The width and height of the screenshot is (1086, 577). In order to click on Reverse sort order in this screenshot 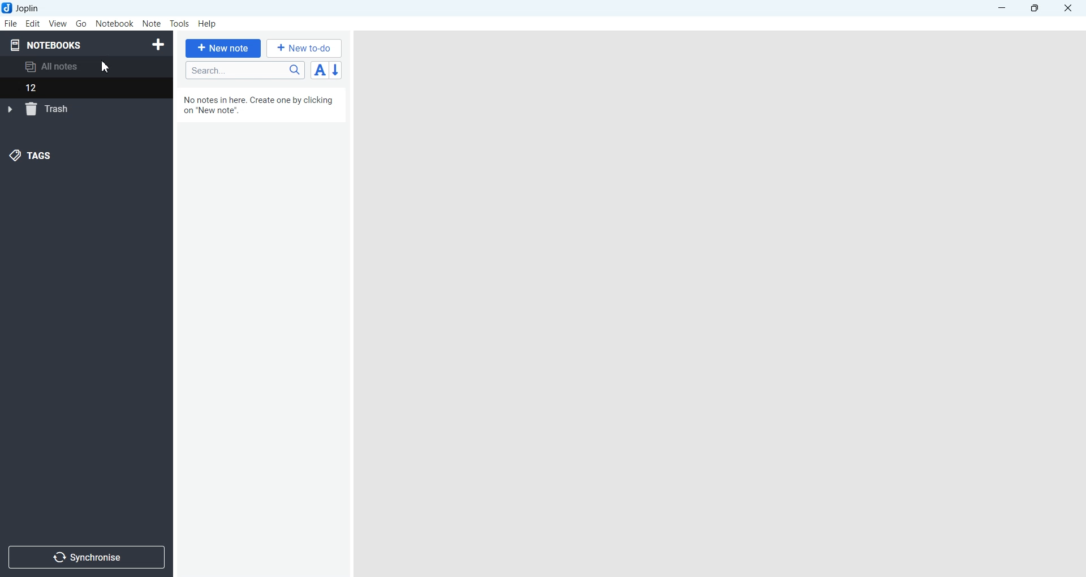, I will do `click(337, 70)`.